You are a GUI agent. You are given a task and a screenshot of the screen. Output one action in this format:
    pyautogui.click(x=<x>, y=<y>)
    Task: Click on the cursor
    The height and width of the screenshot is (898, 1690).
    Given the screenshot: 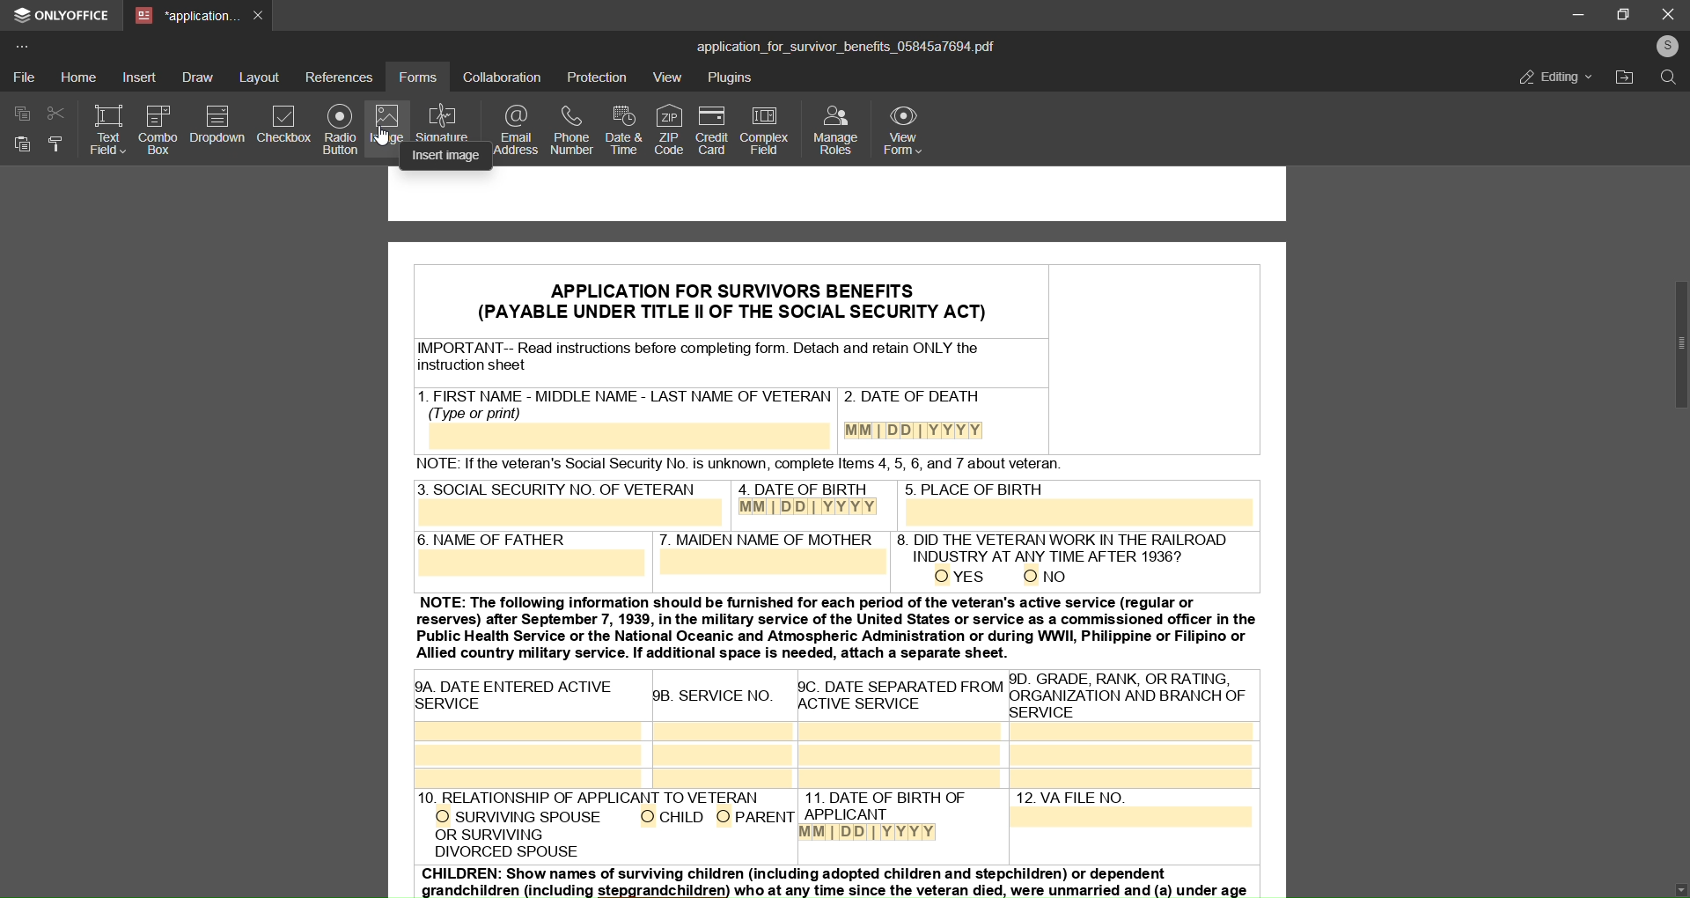 What is the action you would take?
    pyautogui.click(x=381, y=135)
    